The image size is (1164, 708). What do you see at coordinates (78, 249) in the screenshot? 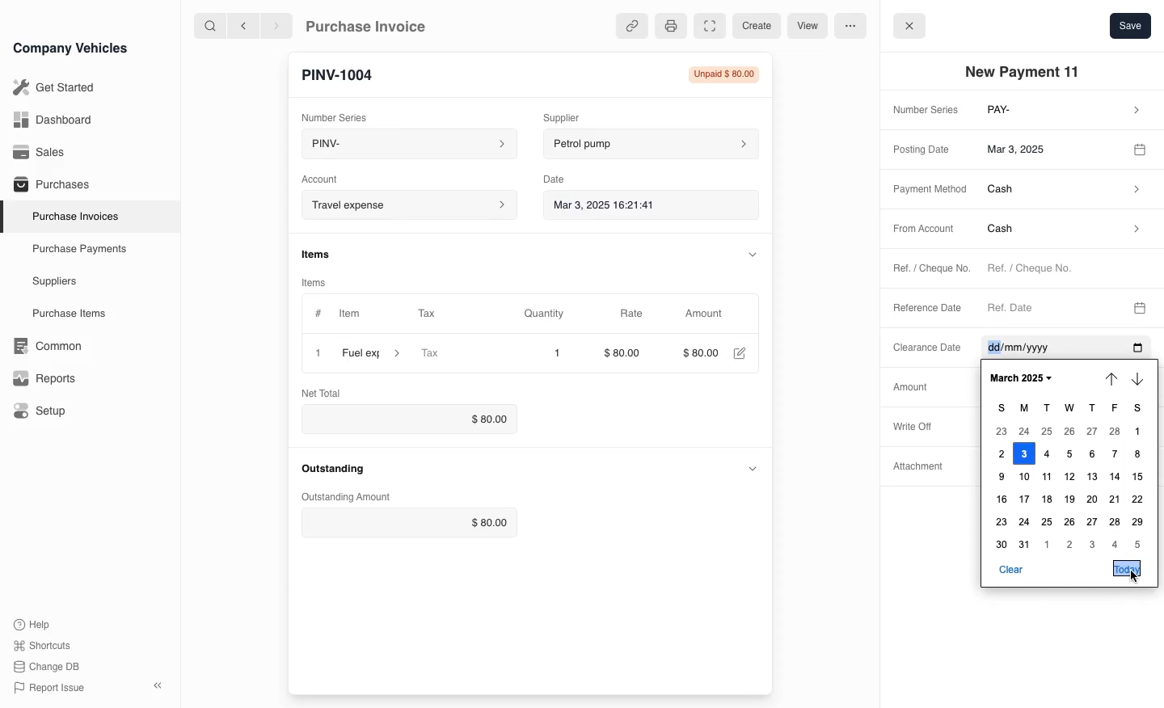
I see `Purchase Payments` at bounding box center [78, 249].